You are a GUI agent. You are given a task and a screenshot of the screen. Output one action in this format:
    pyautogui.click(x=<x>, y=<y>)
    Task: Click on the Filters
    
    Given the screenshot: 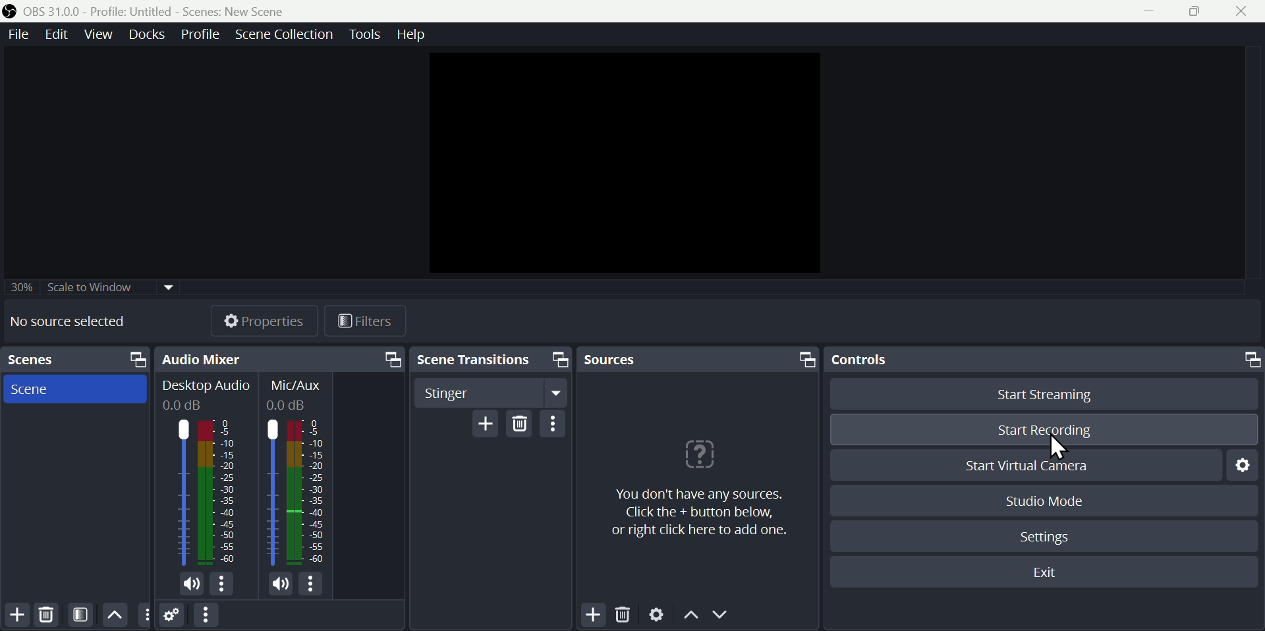 What is the action you would take?
    pyautogui.click(x=368, y=321)
    